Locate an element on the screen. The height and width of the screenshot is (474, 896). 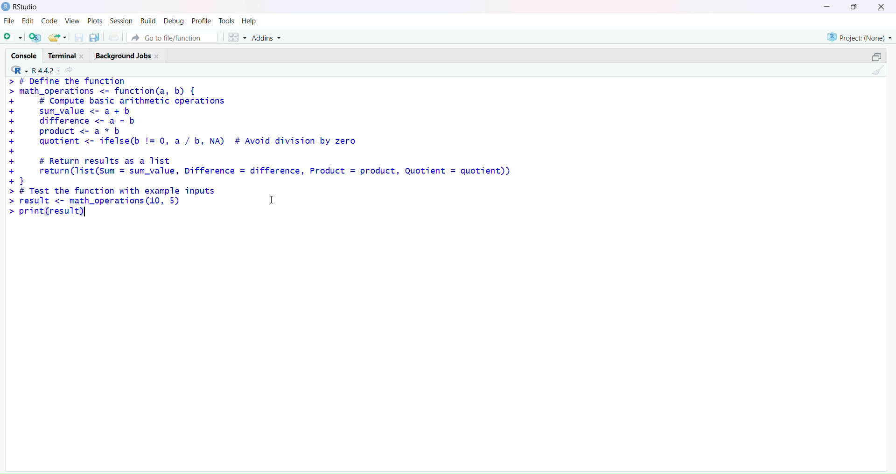
Profile is located at coordinates (201, 20).